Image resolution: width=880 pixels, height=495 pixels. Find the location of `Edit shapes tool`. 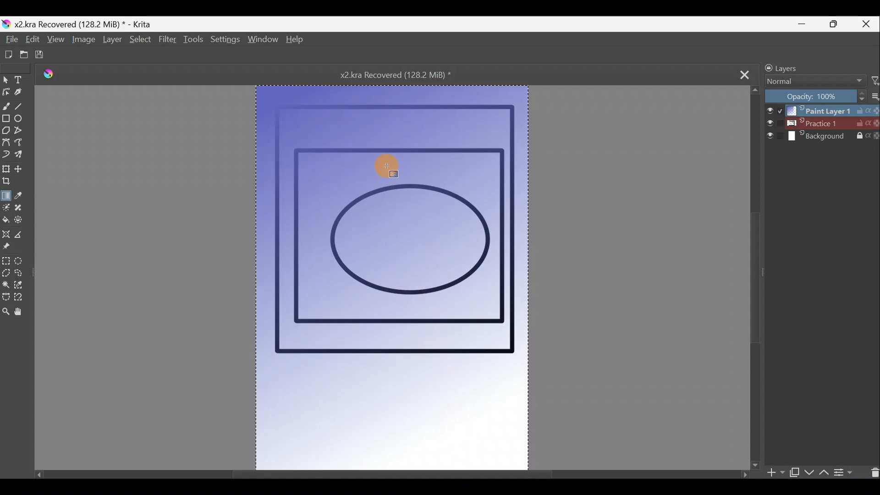

Edit shapes tool is located at coordinates (5, 93).